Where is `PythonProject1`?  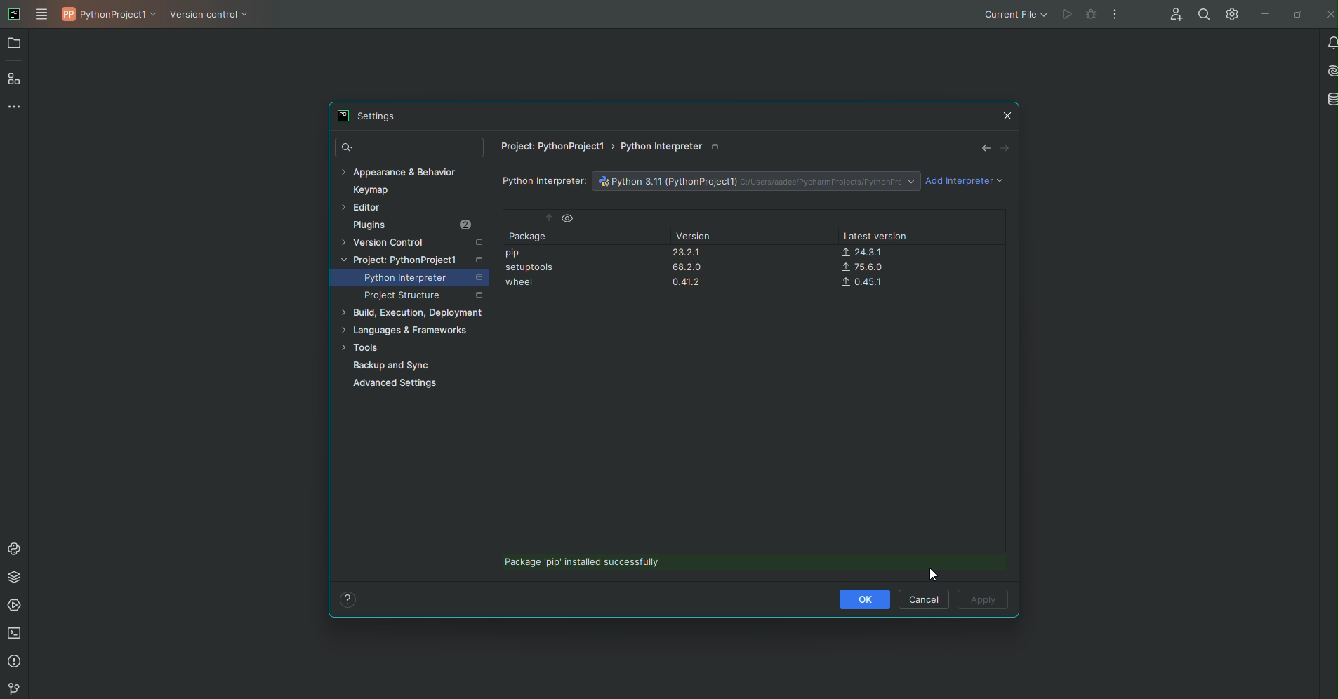
PythonProject1 is located at coordinates (111, 17).